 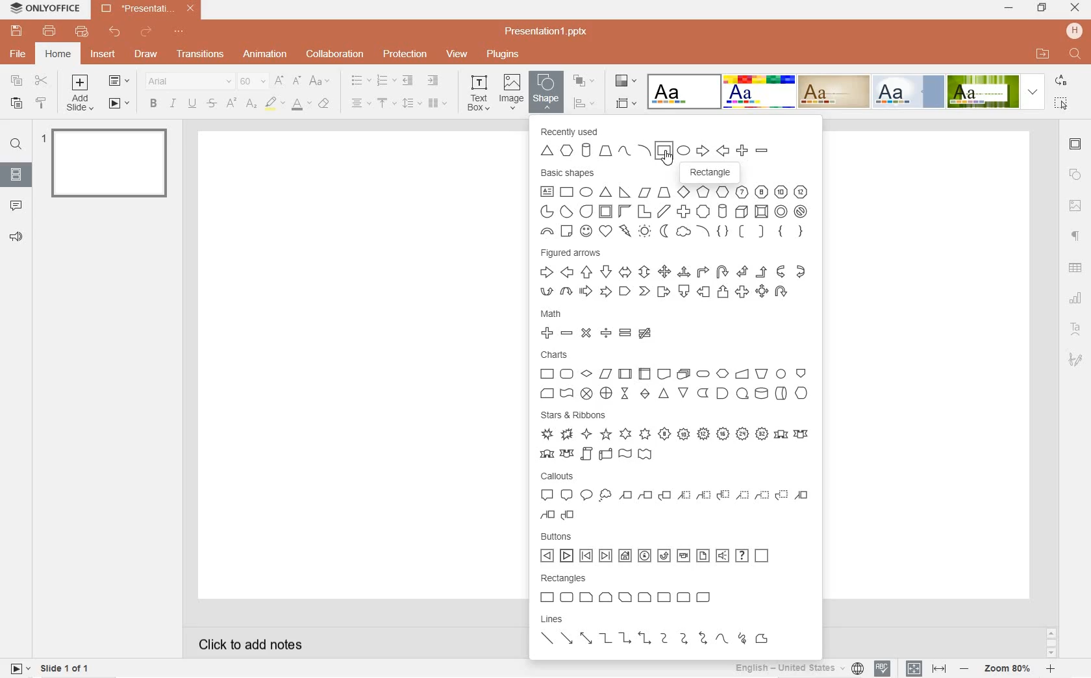 I want to click on 4-point star, so click(x=586, y=434).